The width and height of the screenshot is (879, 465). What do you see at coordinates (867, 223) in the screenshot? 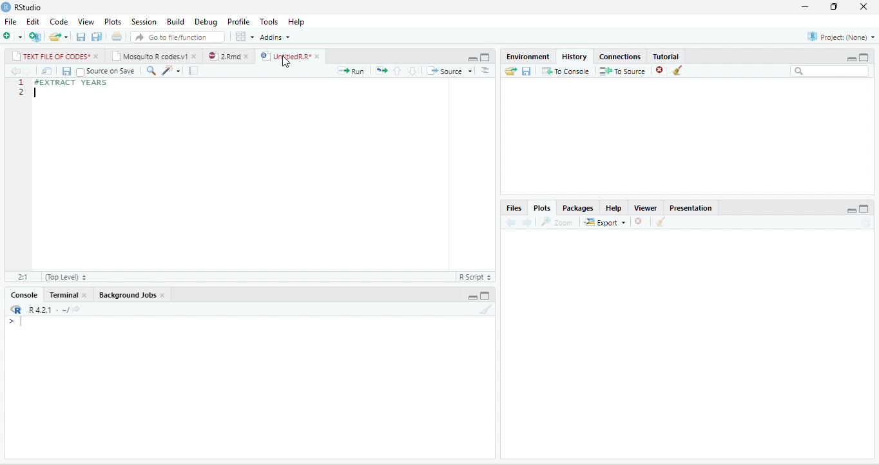
I see `refresh` at bounding box center [867, 223].